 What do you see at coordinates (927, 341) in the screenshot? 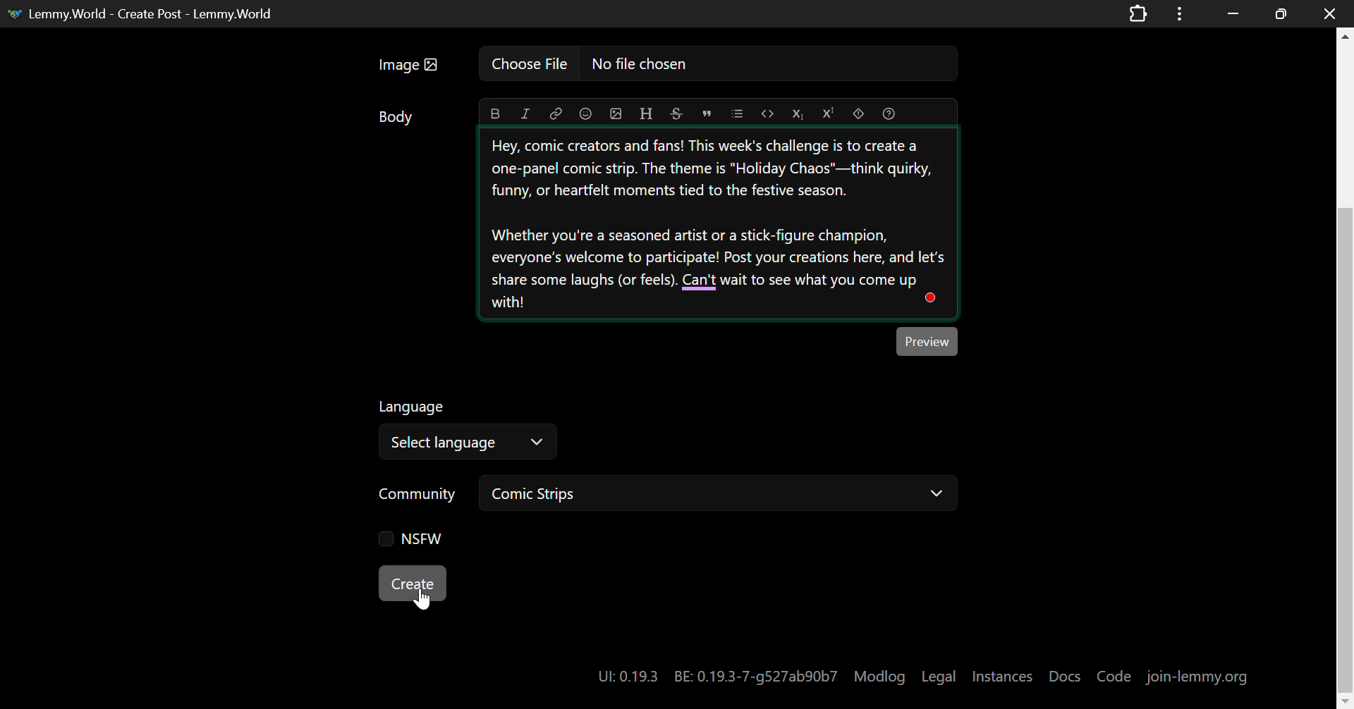
I see `Preview` at bounding box center [927, 341].